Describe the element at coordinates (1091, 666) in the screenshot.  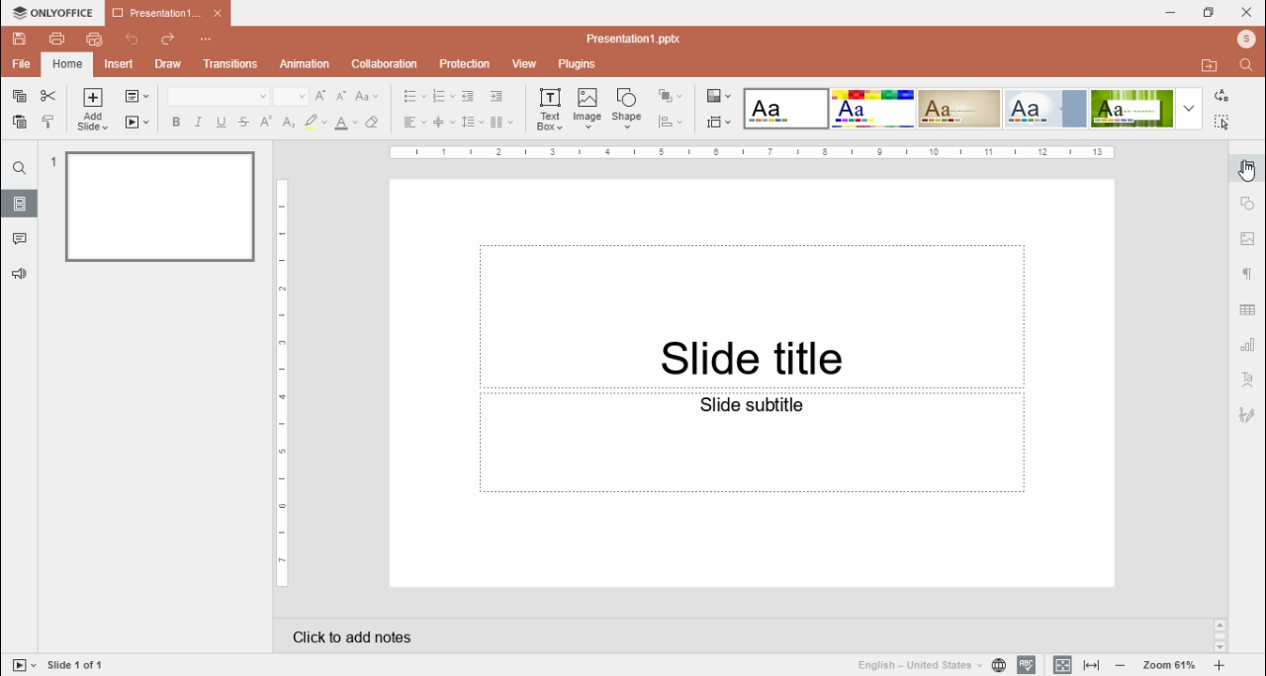
I see `fit to slide` at that location.